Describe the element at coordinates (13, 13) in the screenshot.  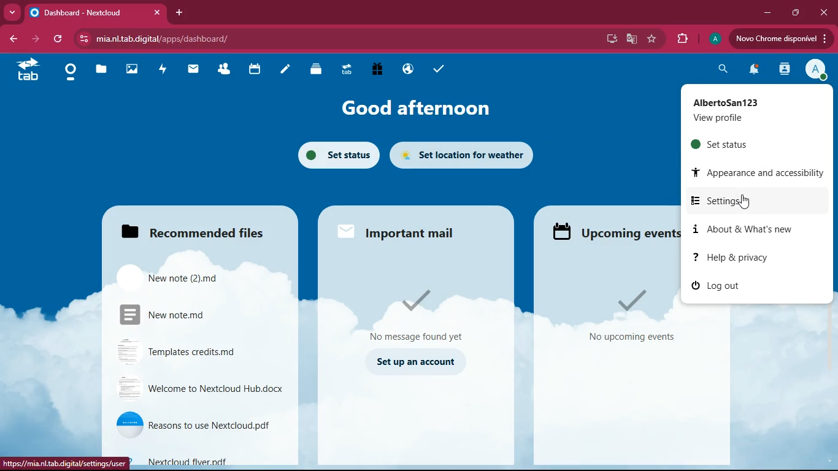
I see `more` at that location.